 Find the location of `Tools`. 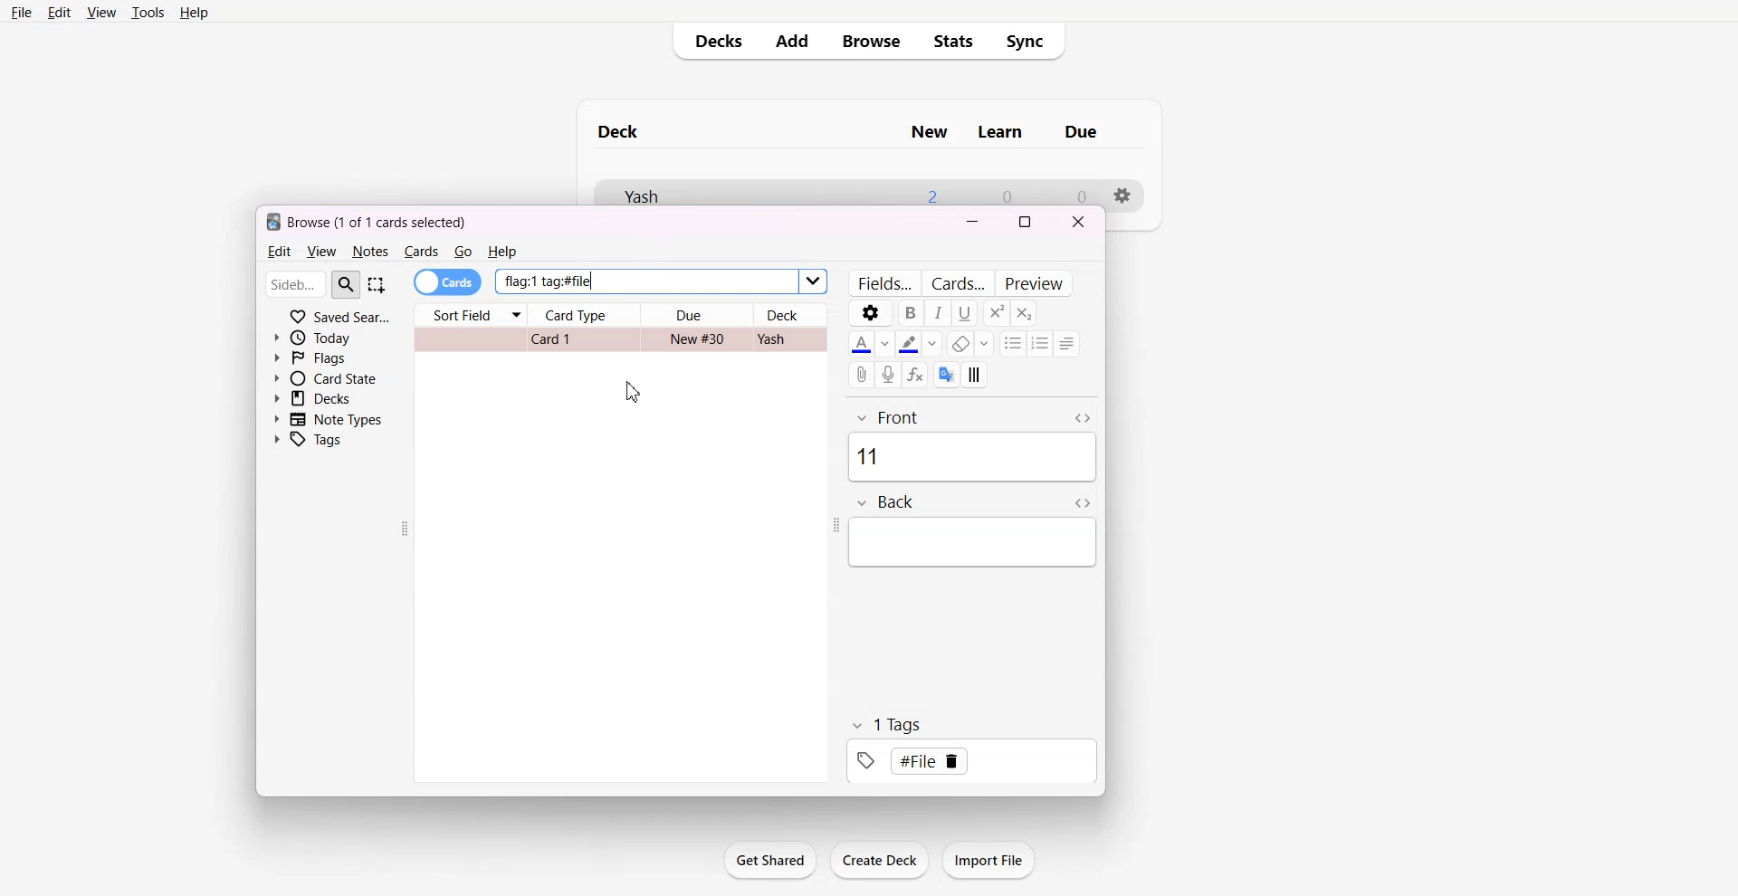

Tools is located at coordinates (147, 12).